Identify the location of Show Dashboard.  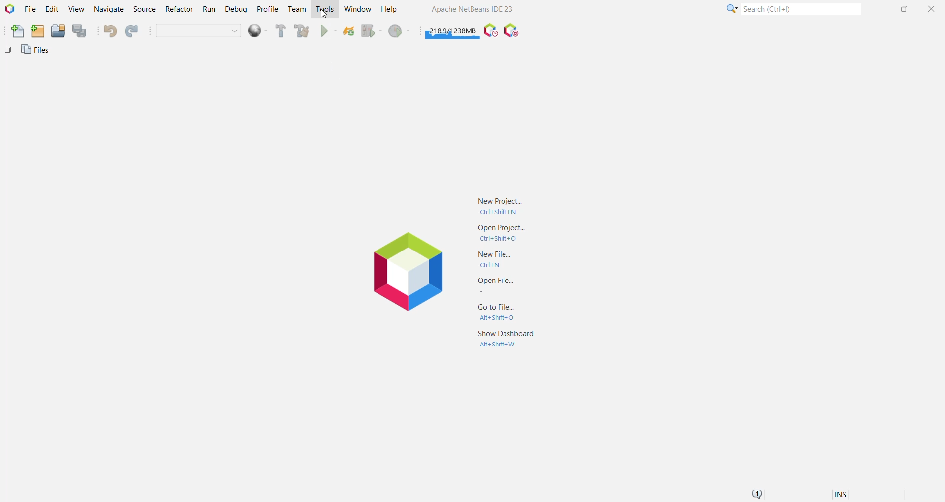
(506, 339).